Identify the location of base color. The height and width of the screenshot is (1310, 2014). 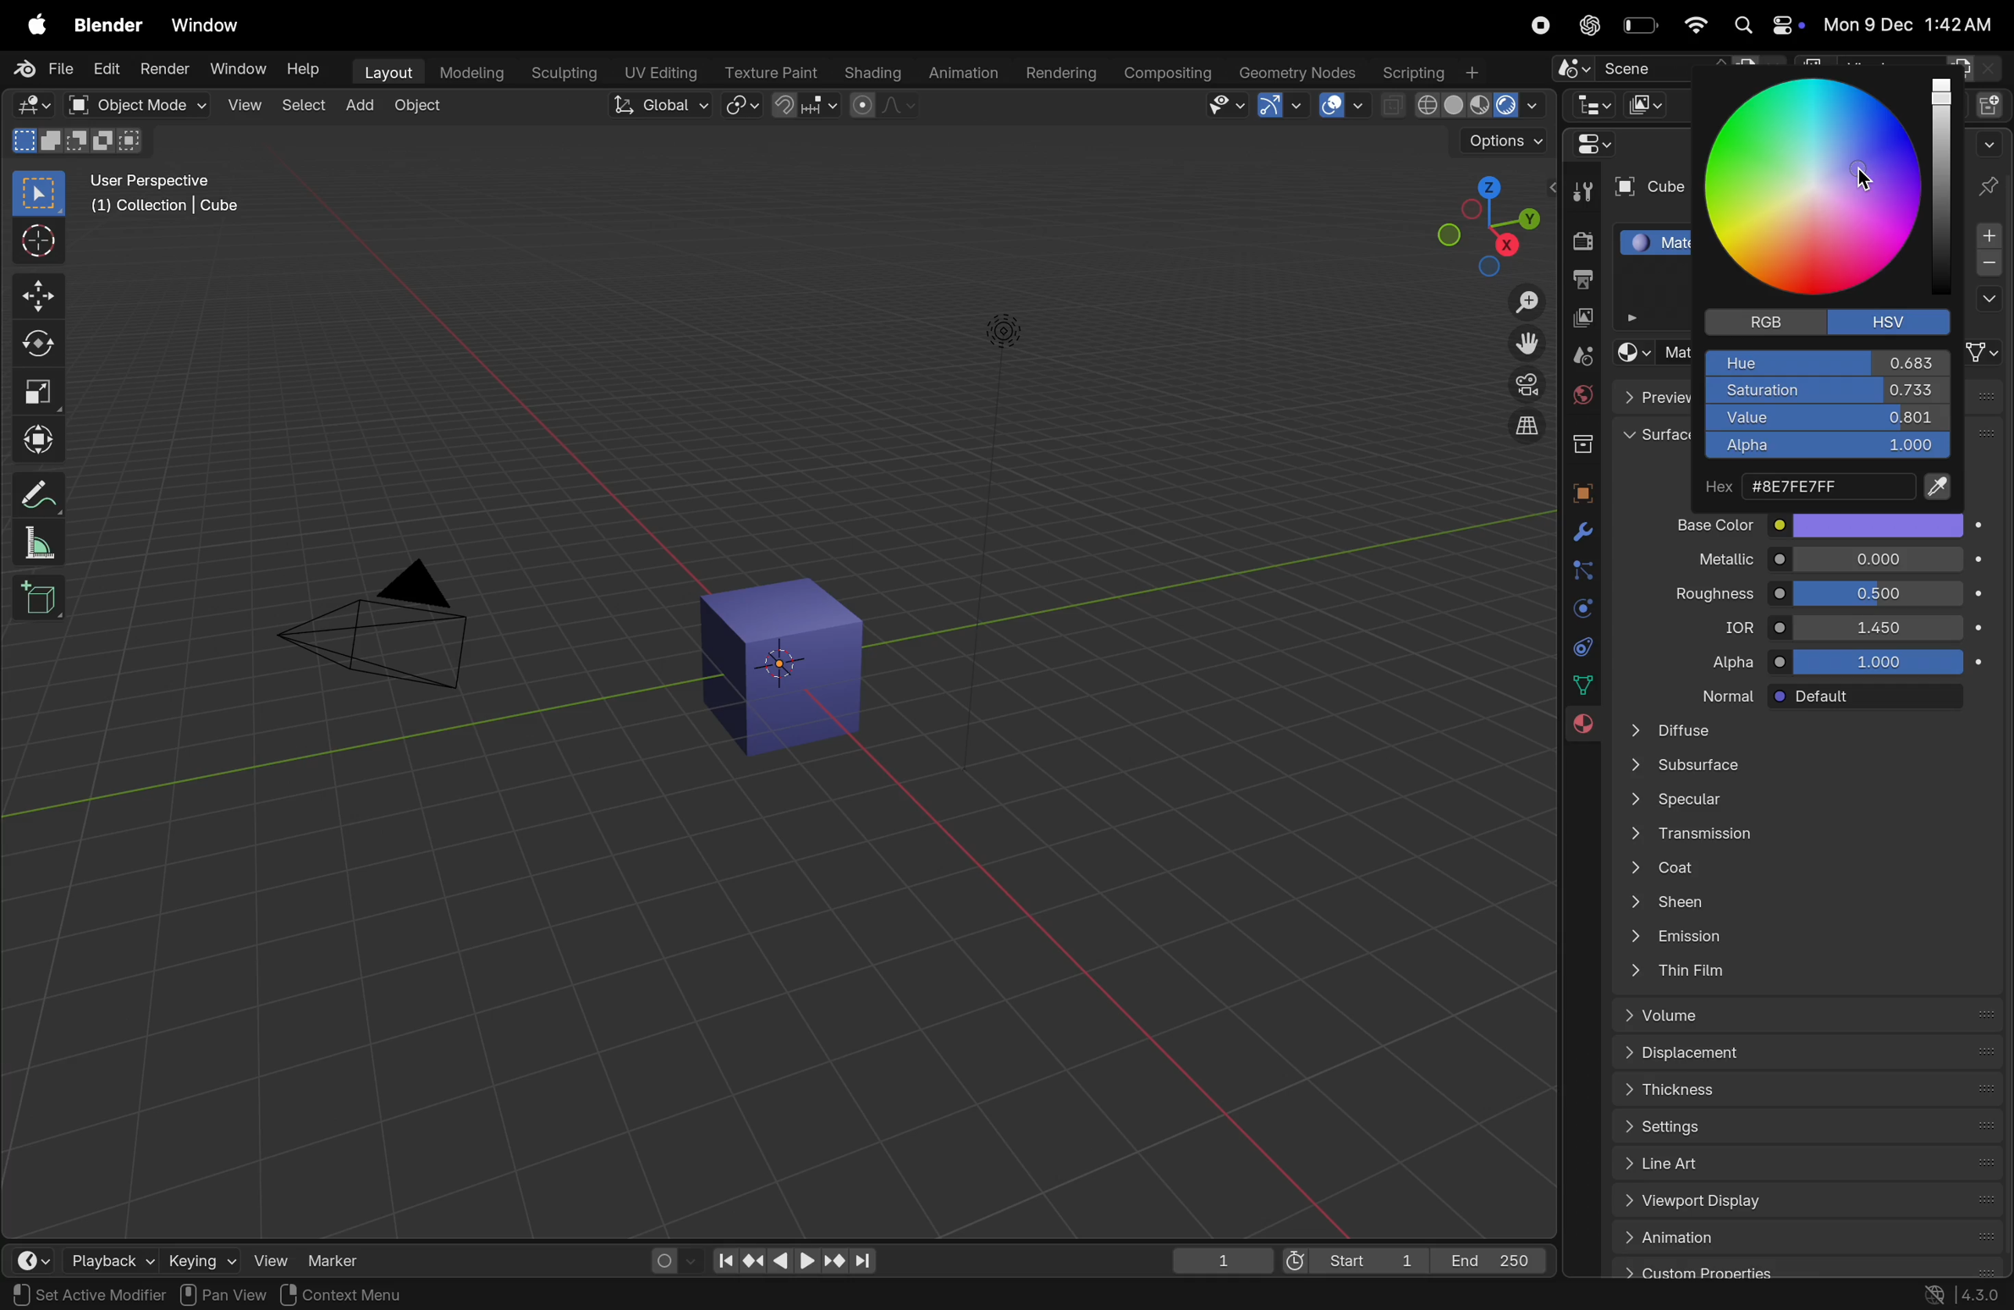
(1703, 524).